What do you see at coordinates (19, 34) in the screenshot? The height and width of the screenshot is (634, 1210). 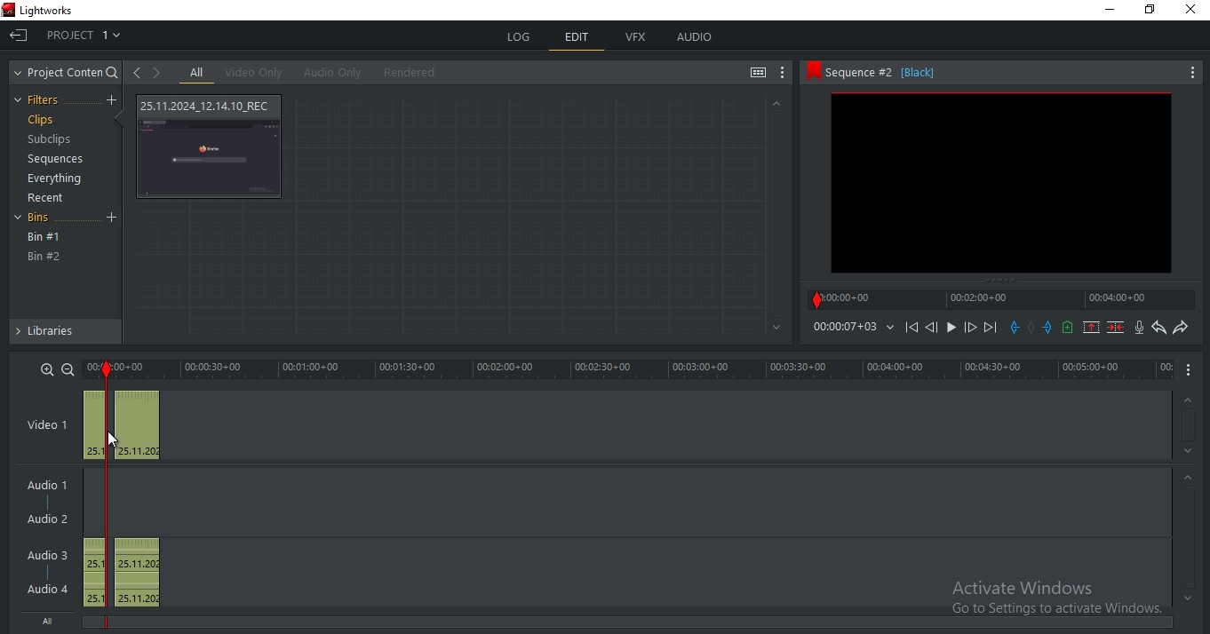 I see `Exit` at bounding box center [19, 34].